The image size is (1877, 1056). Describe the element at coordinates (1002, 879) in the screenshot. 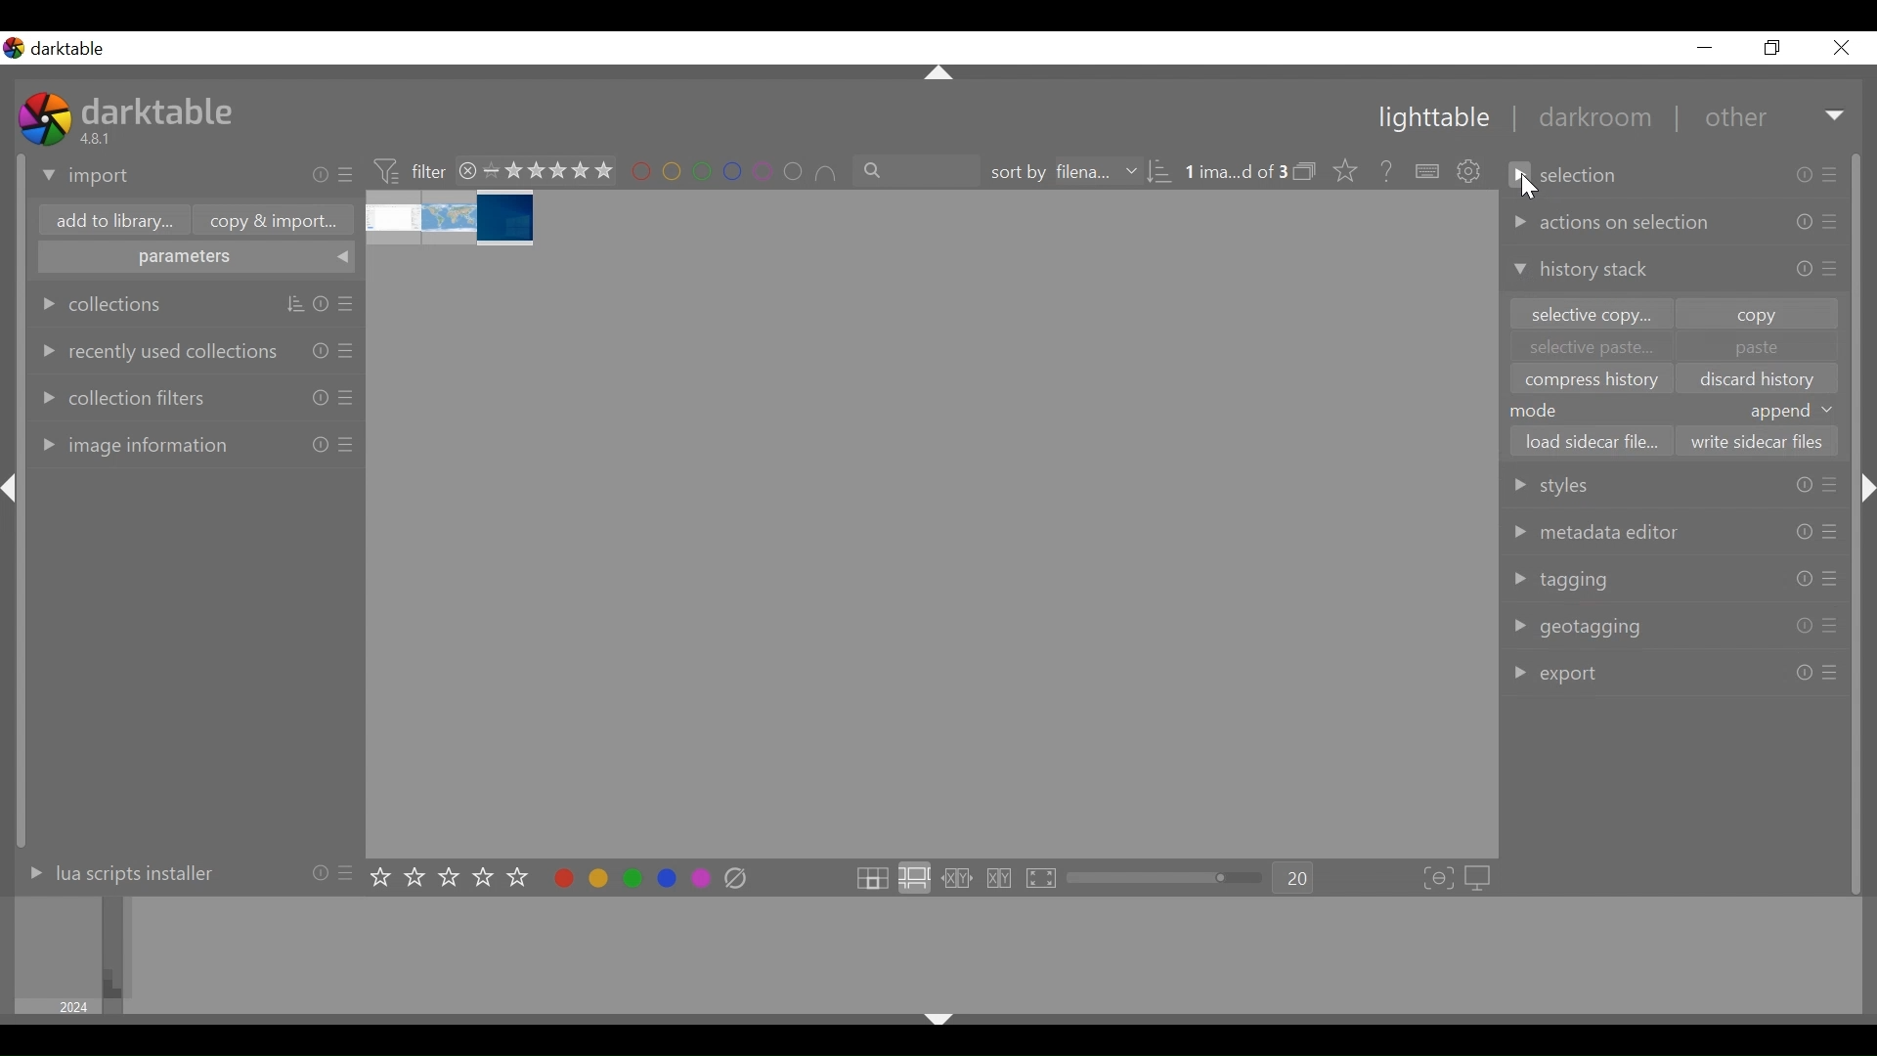

I see `click to enter culling layout dynamic mode` at that location.